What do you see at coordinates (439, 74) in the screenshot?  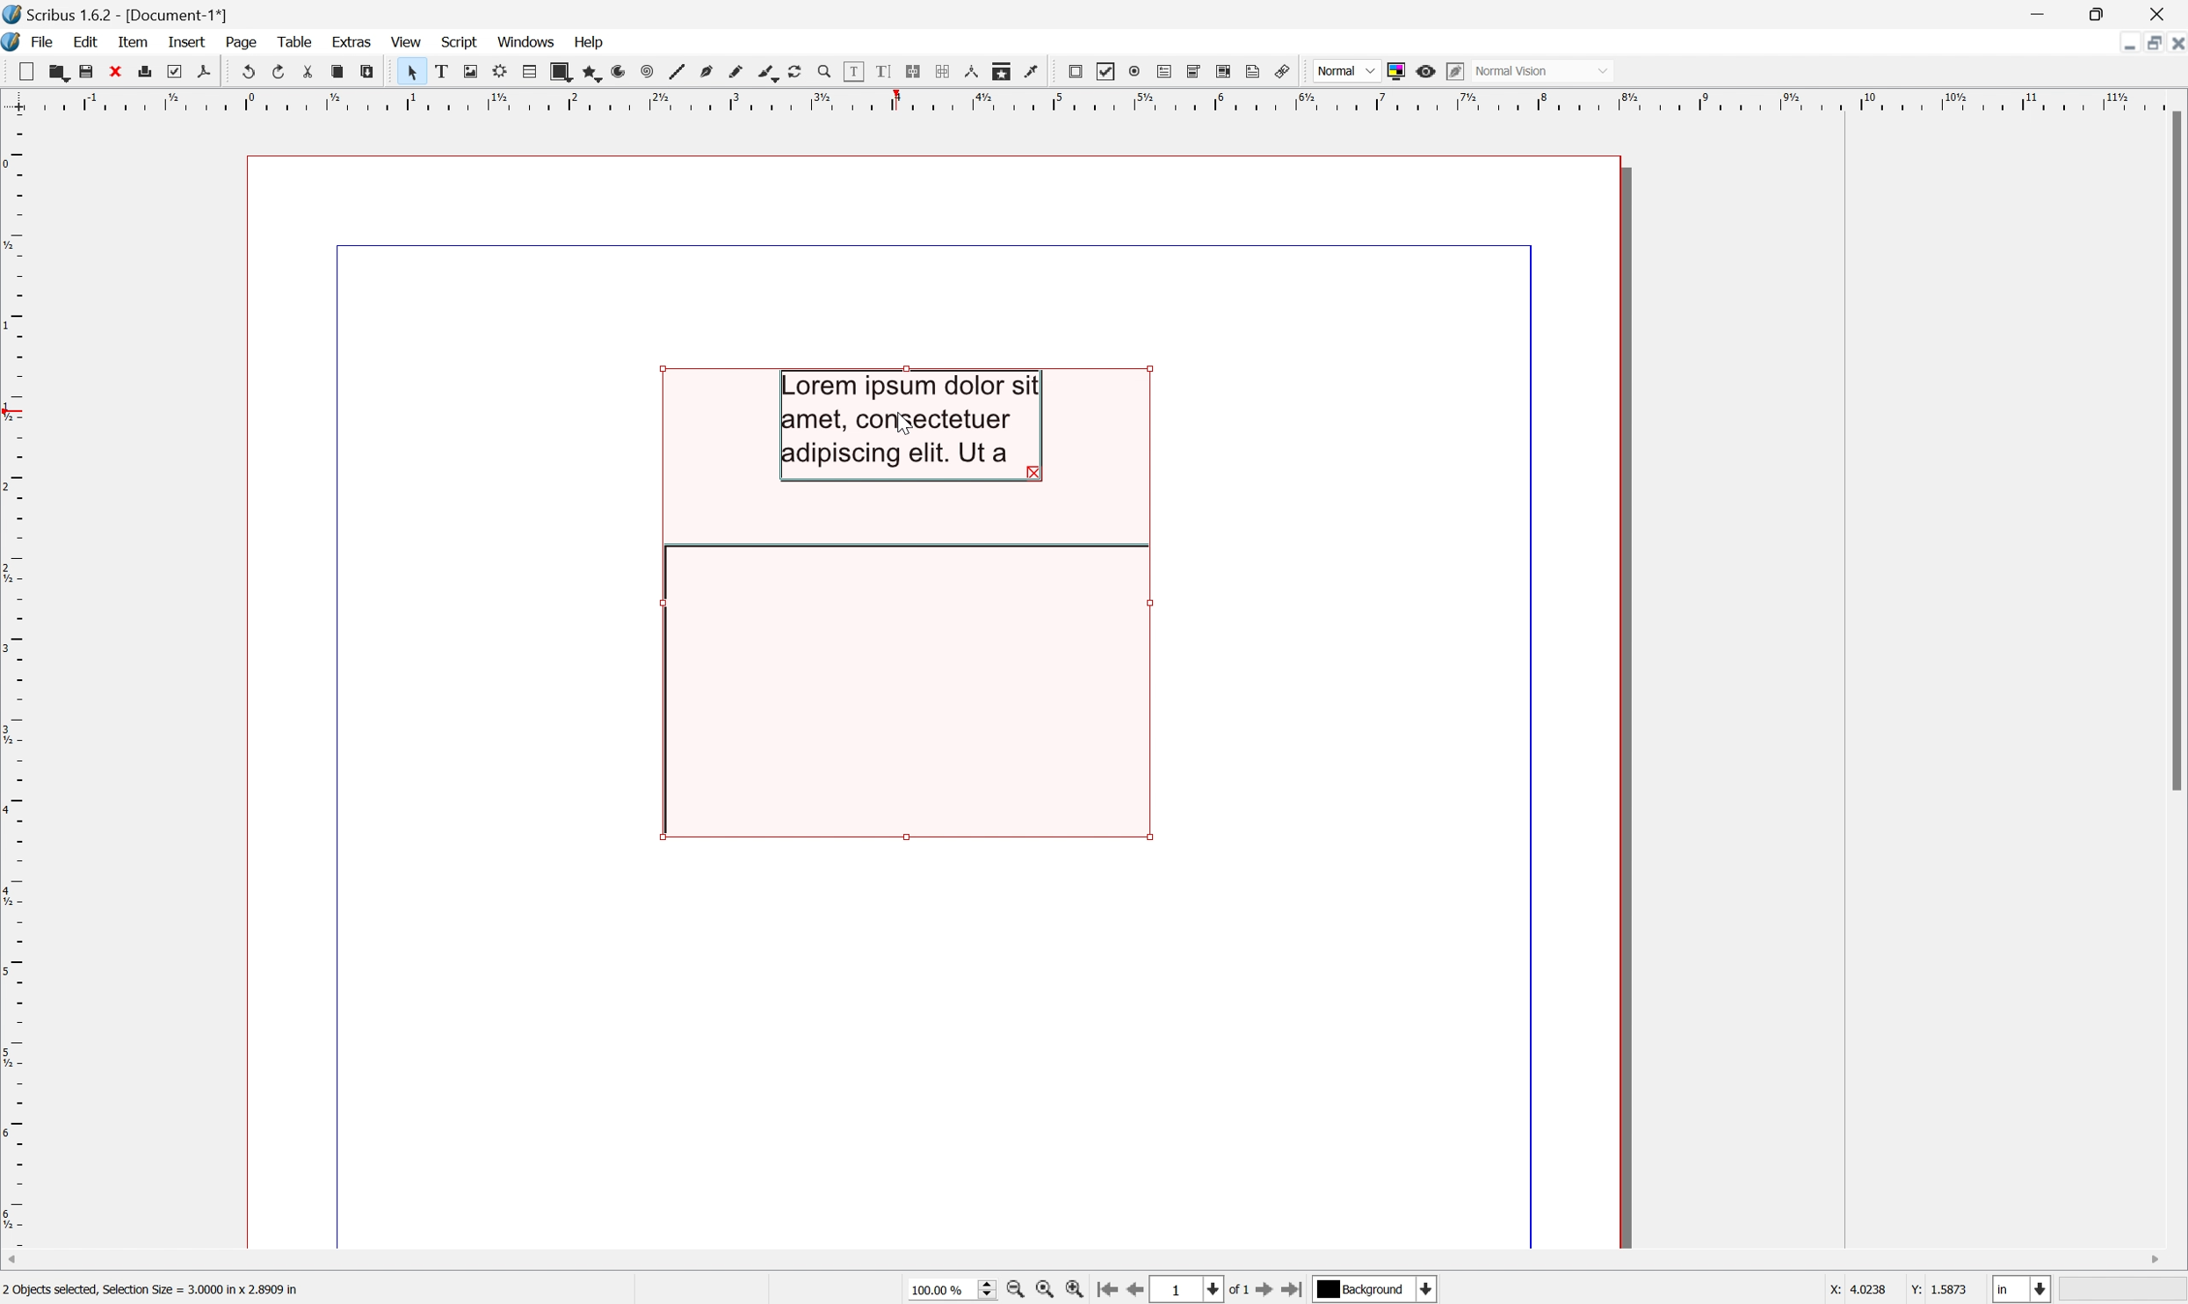 I see `Text frame` at bounding box center [439, 74].